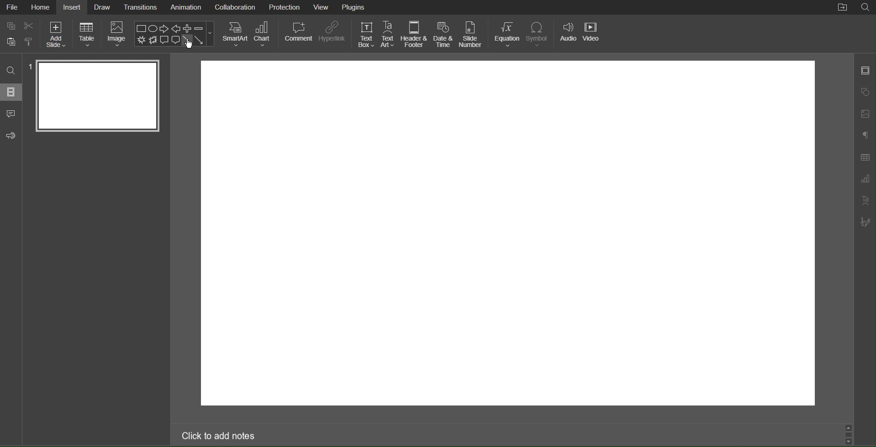  What do you see at coordinates (595, 34) in the screenshot?
I see `Video` at bounding box center [595, 34].